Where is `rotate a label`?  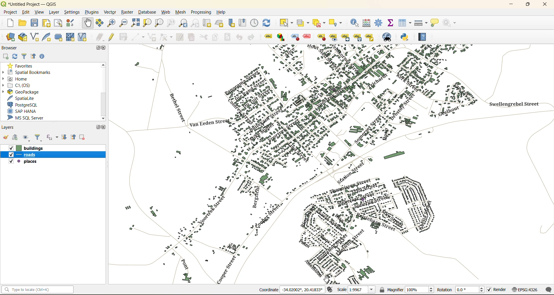
rotate a label is located at coordinates (358, 37).